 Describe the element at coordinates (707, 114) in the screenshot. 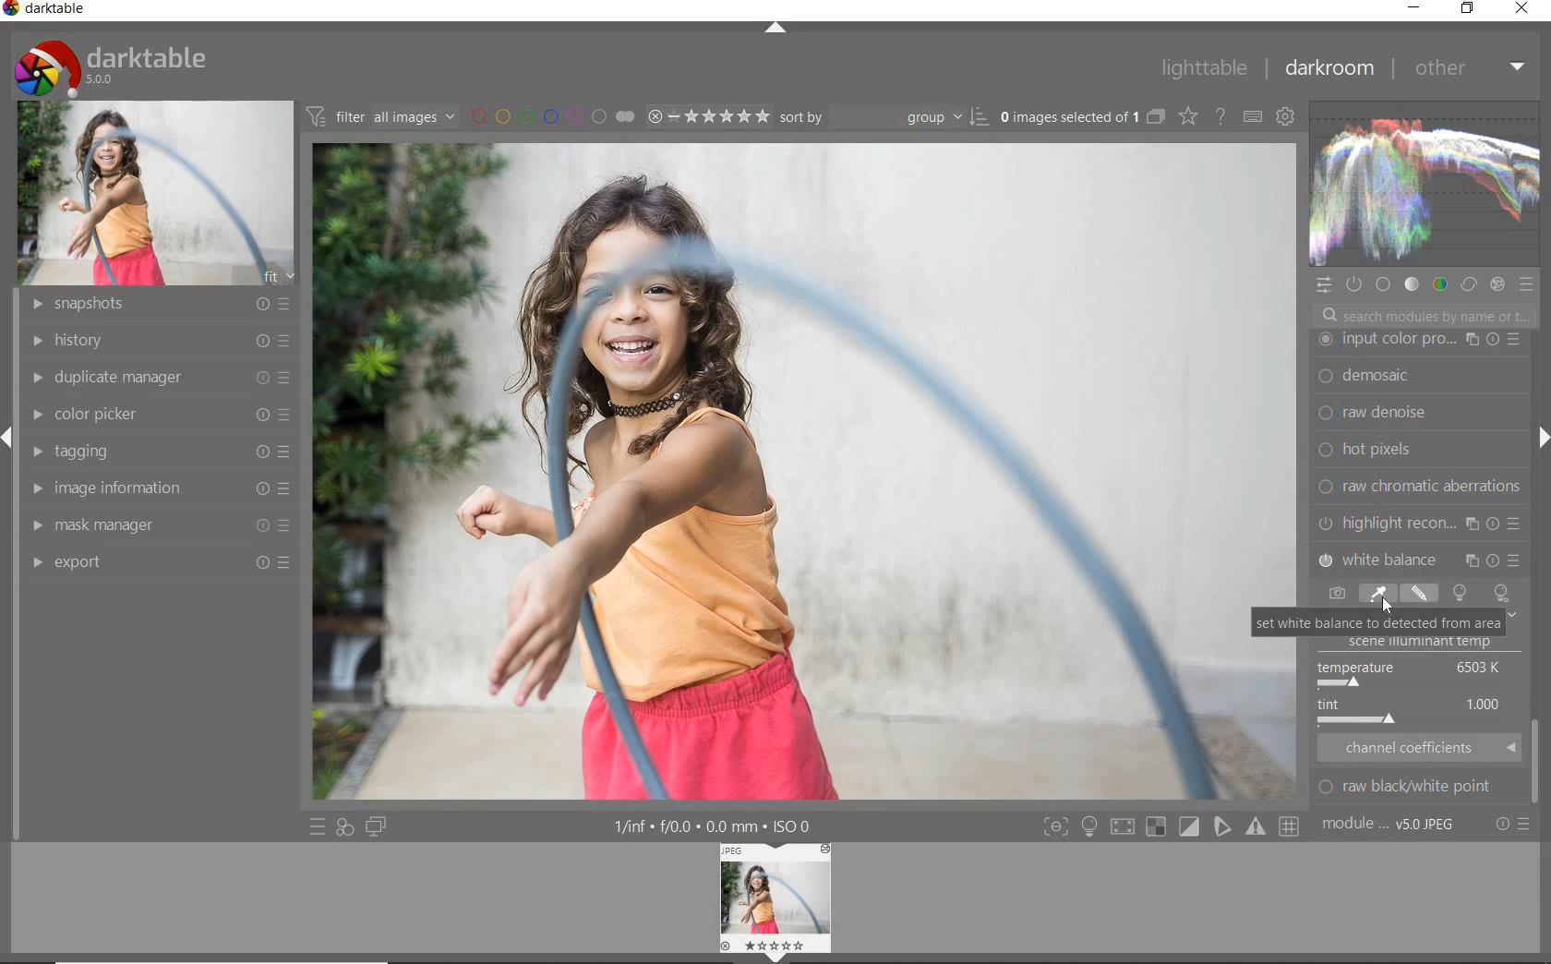

I see `selected image range rating` at that location.